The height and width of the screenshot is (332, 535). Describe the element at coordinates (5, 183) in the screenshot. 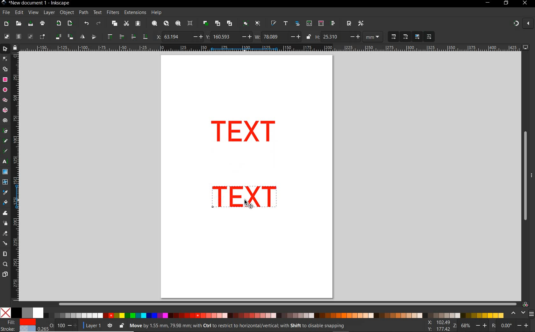

I see `mesh tool` at that location.